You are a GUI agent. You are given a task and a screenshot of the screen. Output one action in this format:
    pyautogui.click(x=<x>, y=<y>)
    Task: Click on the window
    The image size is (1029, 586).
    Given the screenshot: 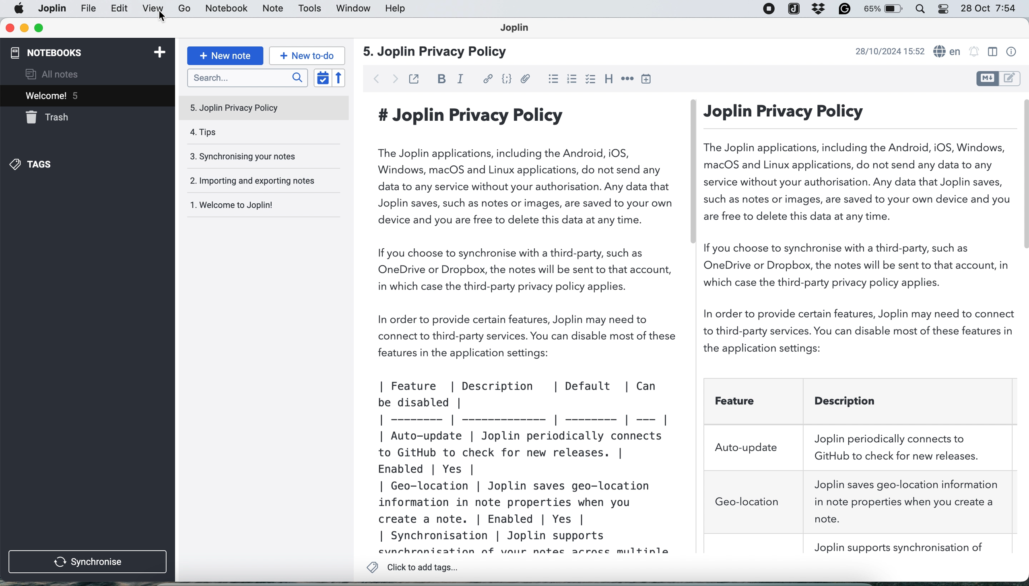 What is the action you would take?
    pyautogui.click(x=351, y=9)
    